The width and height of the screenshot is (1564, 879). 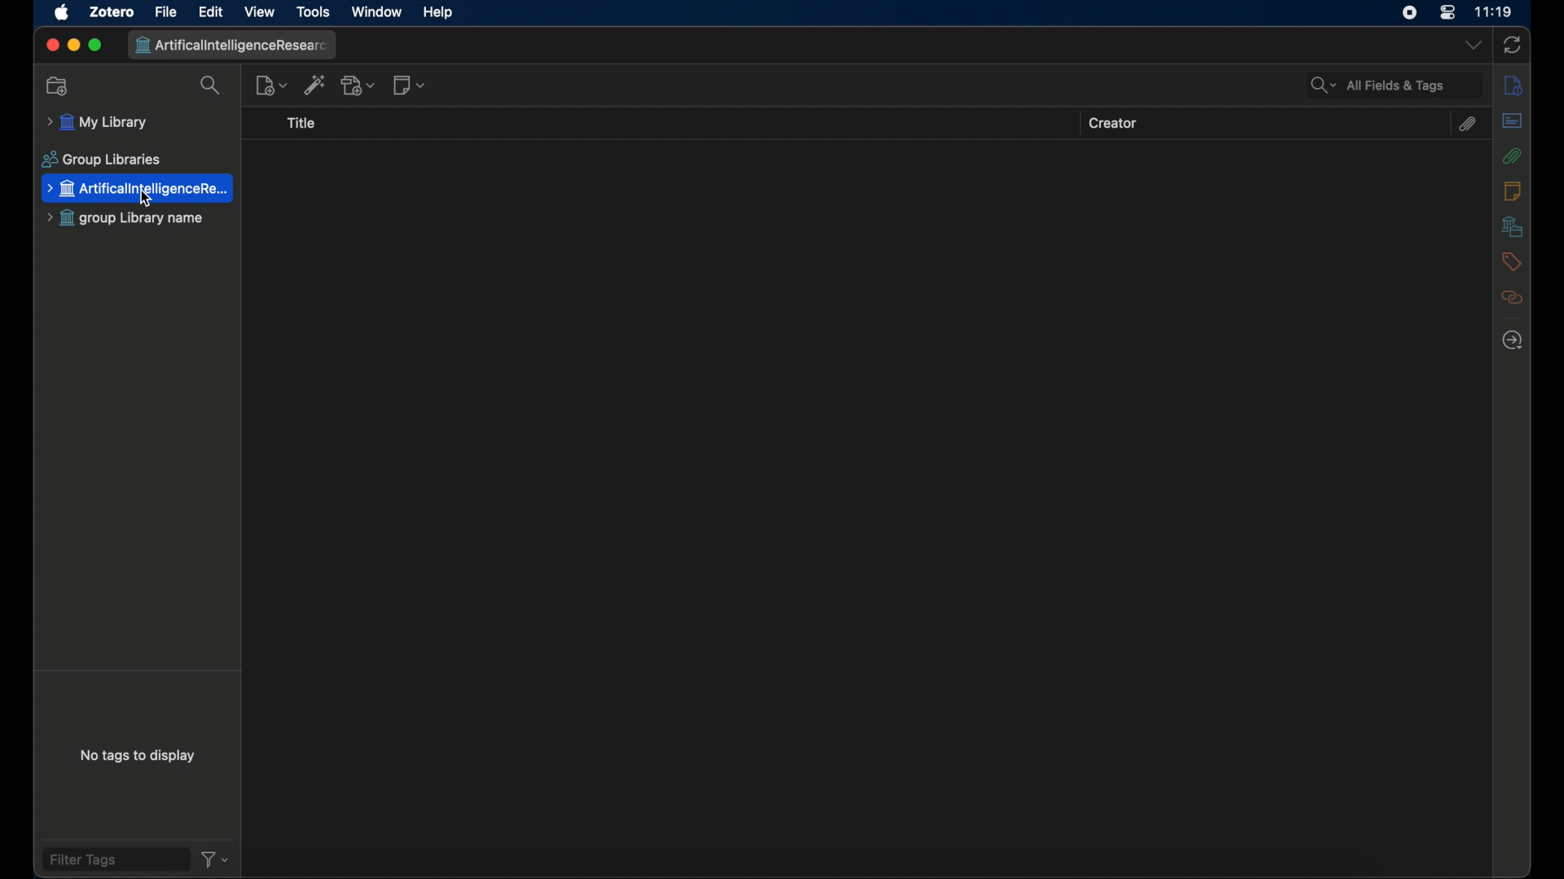 What do you see at coordinates (261, 12) in the screenshot?
I see `view` at bounding box center [261, 12].